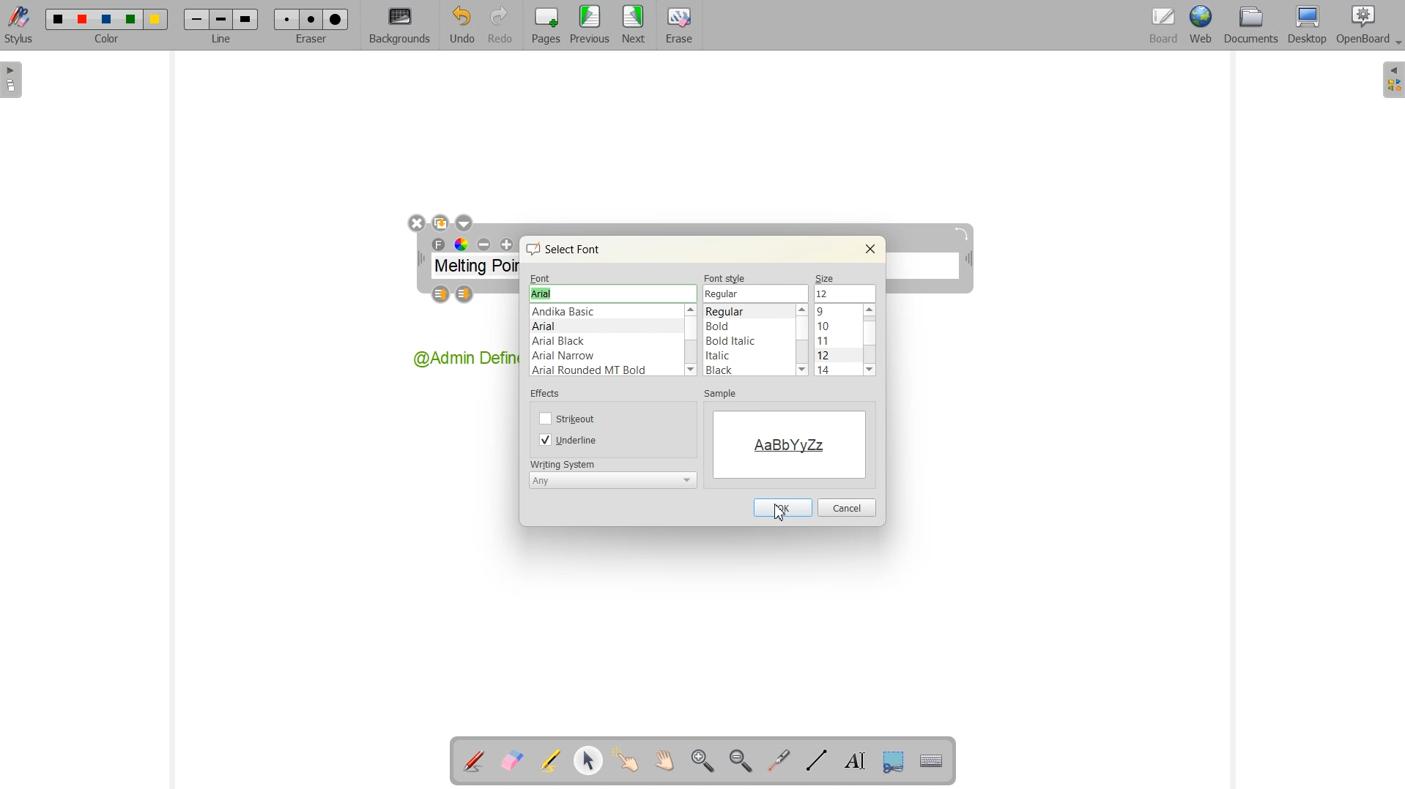  What do you see at coordinates (839, 340) in the screenshot?
I see `Font Size` at bounding box center [839, 340].